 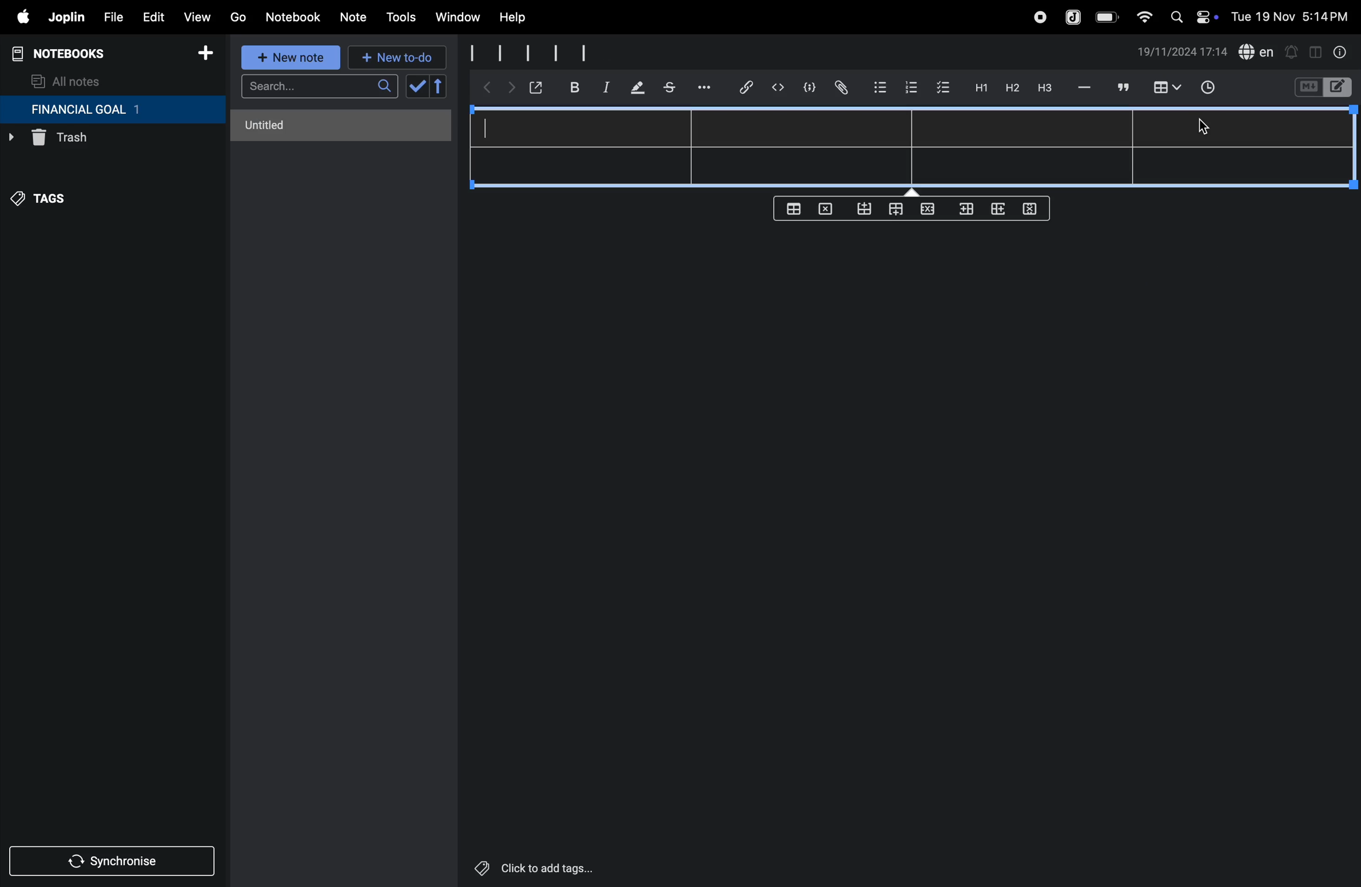 What do you see at coordinates (671, 89) in the screenshot?
I see `stketchbook` at bounding box center [671, 89].